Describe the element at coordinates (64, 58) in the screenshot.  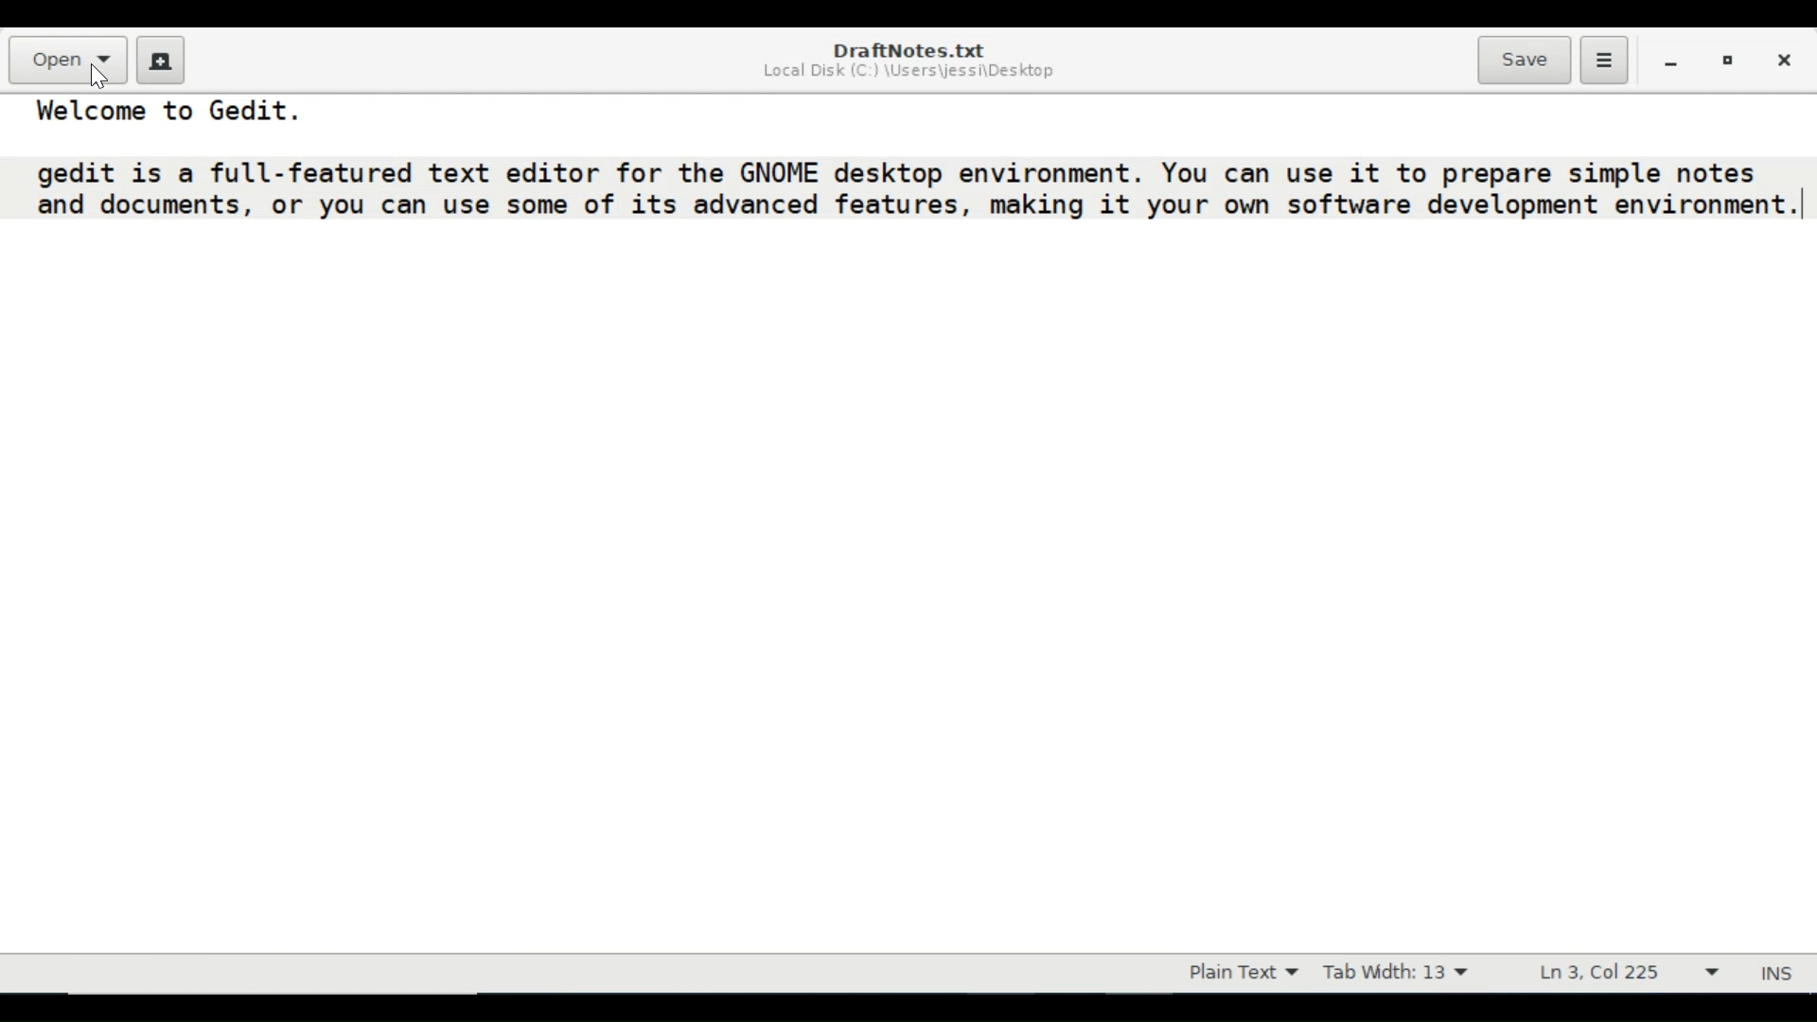
I see `Open` at that location.